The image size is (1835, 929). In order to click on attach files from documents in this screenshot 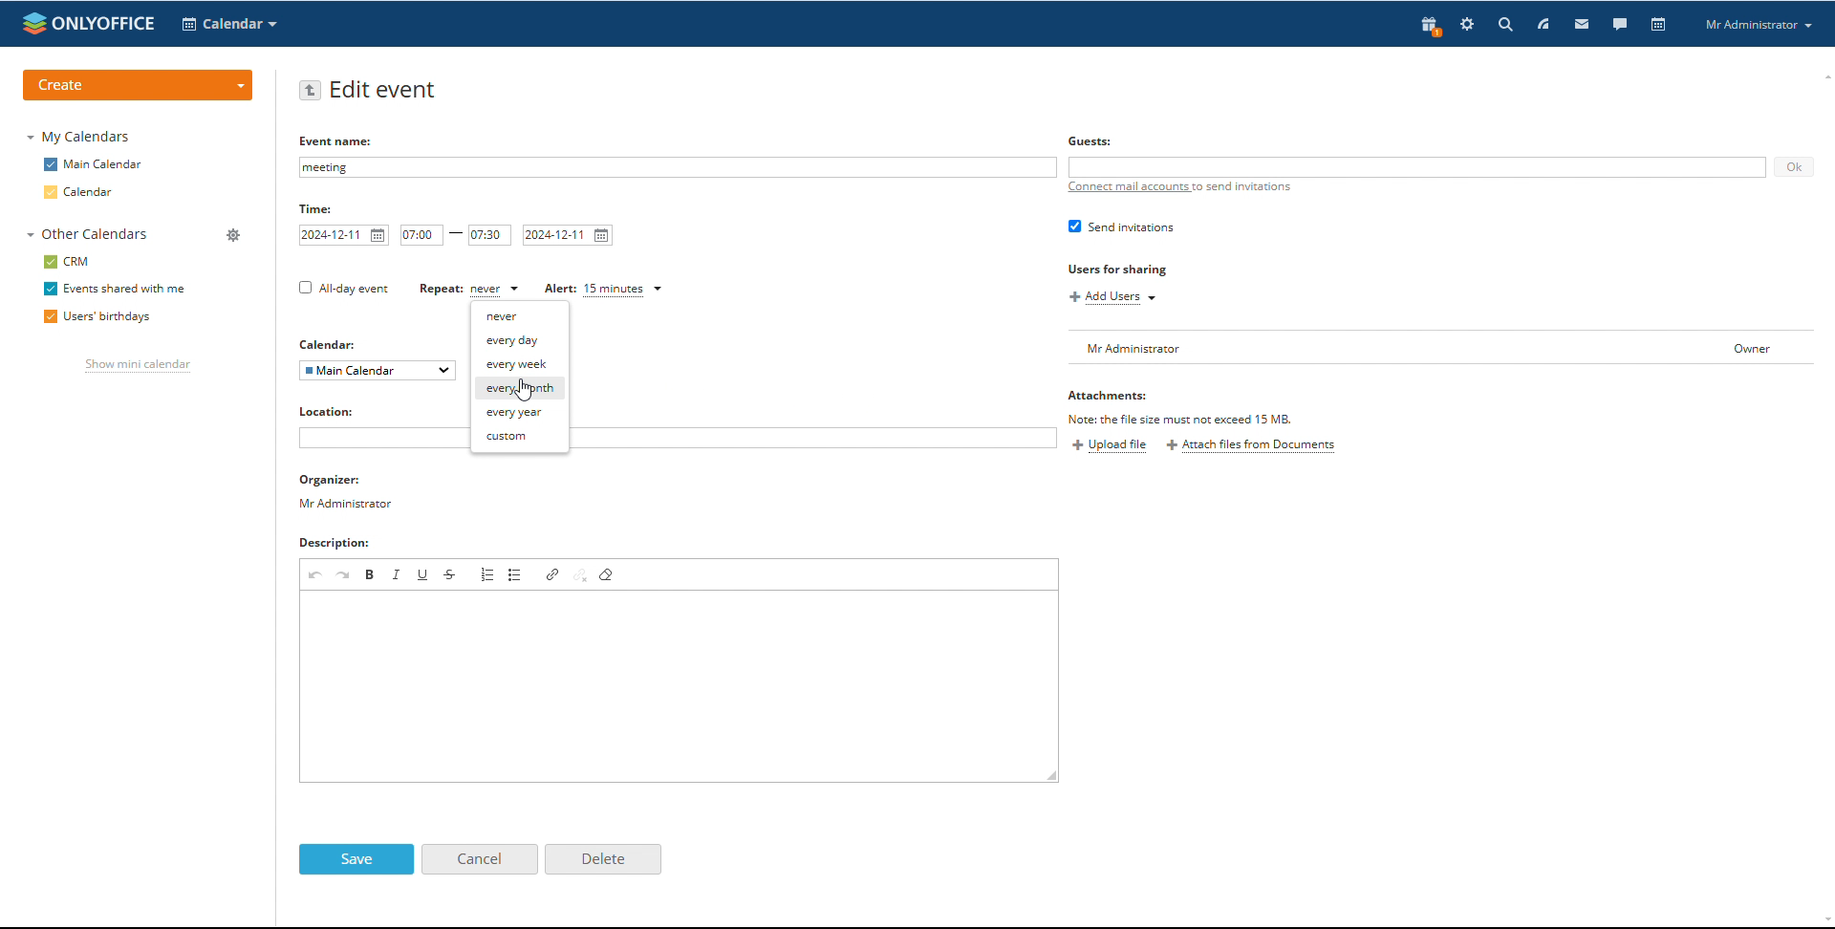, I will do `click(1251, 446)`.